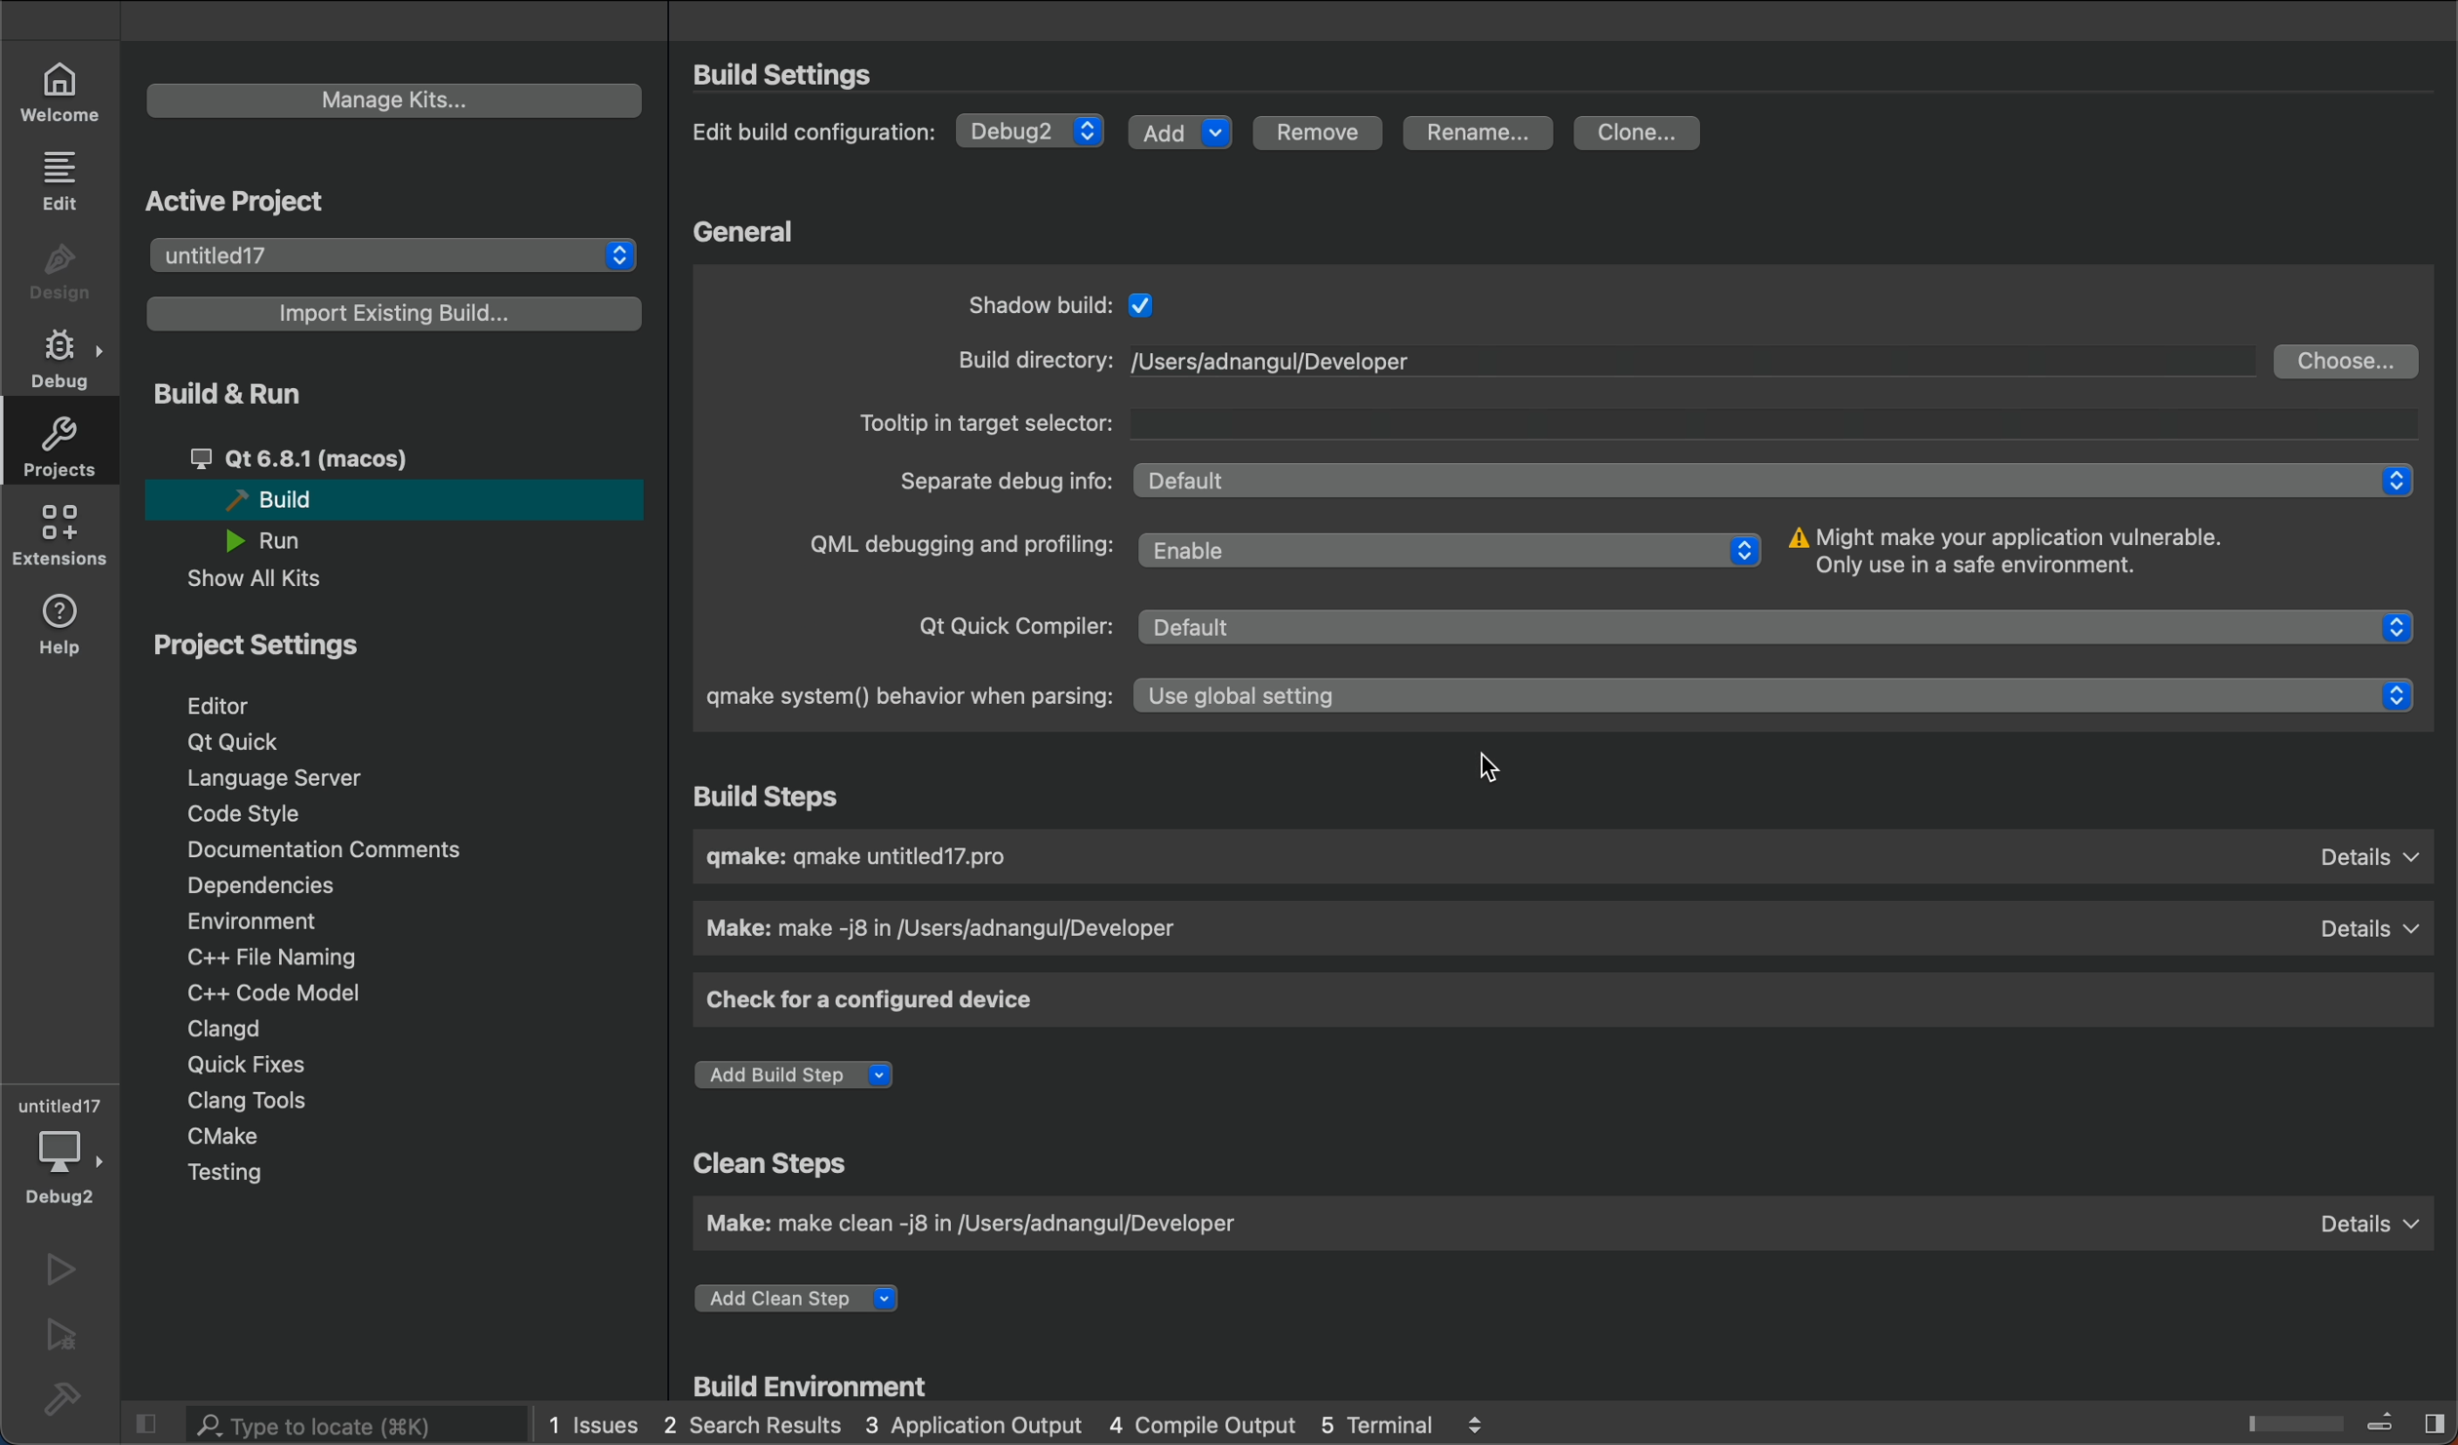  I want to click on qmake system, so click(907, 694).